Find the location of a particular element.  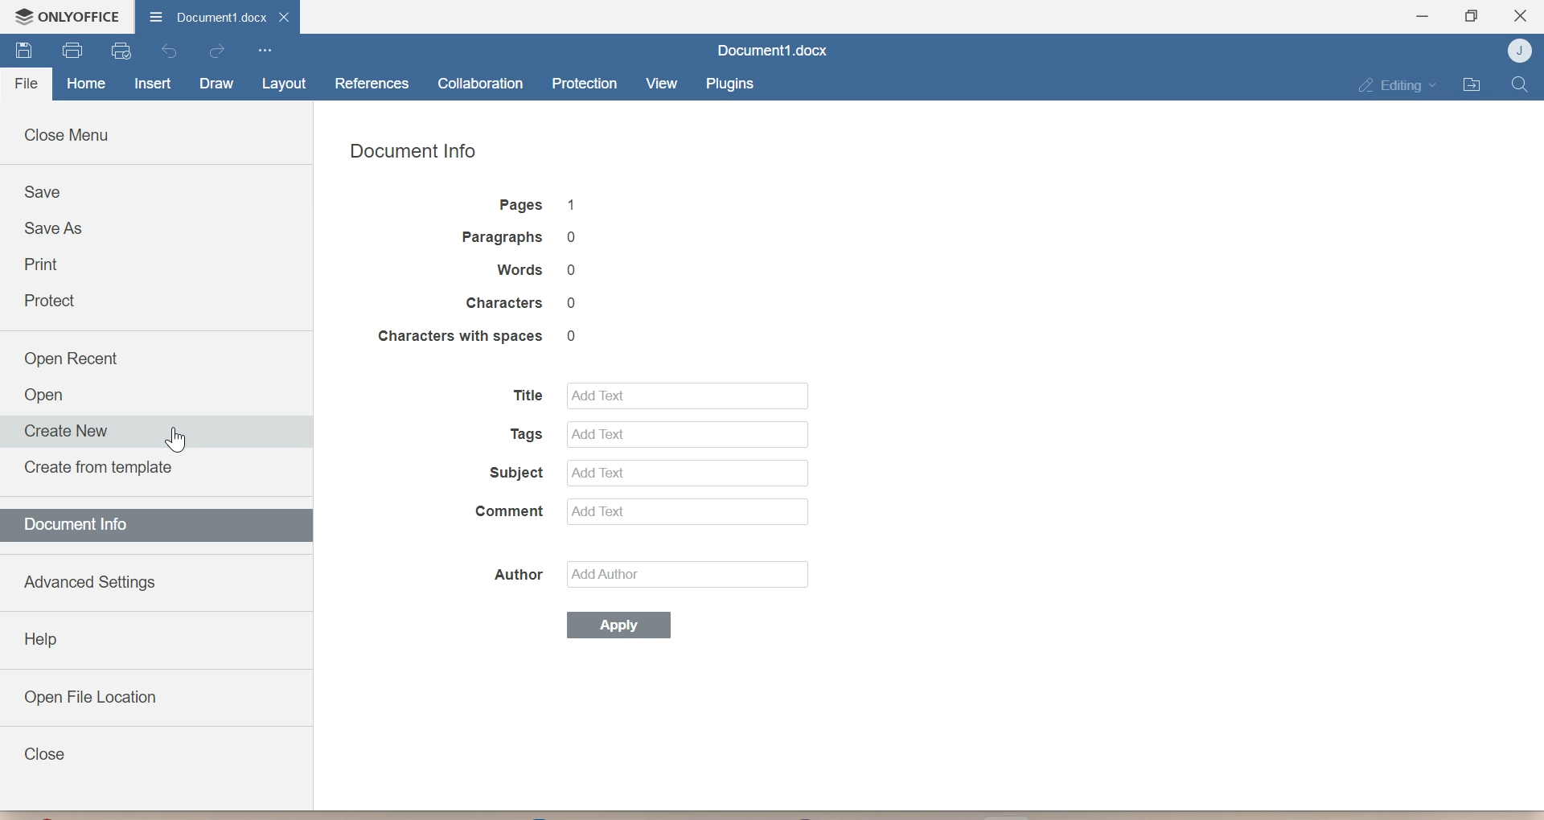

Create new is located at coordinates (68, 430).